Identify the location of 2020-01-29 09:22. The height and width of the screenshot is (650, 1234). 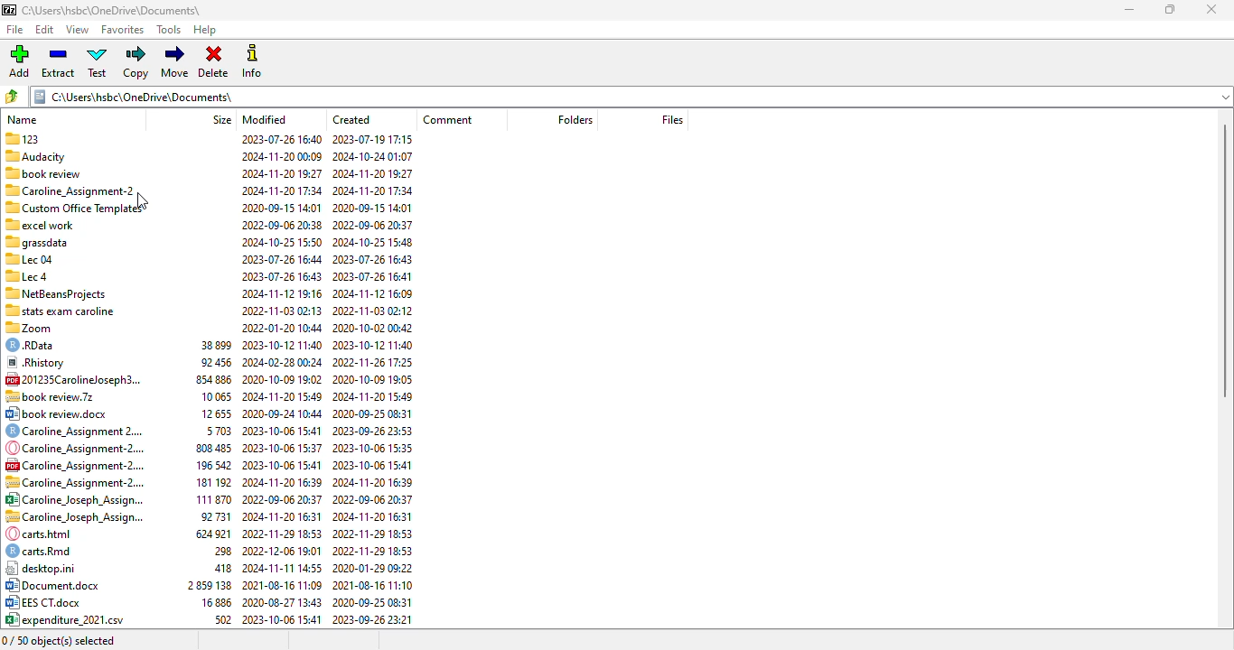
(375, 568).